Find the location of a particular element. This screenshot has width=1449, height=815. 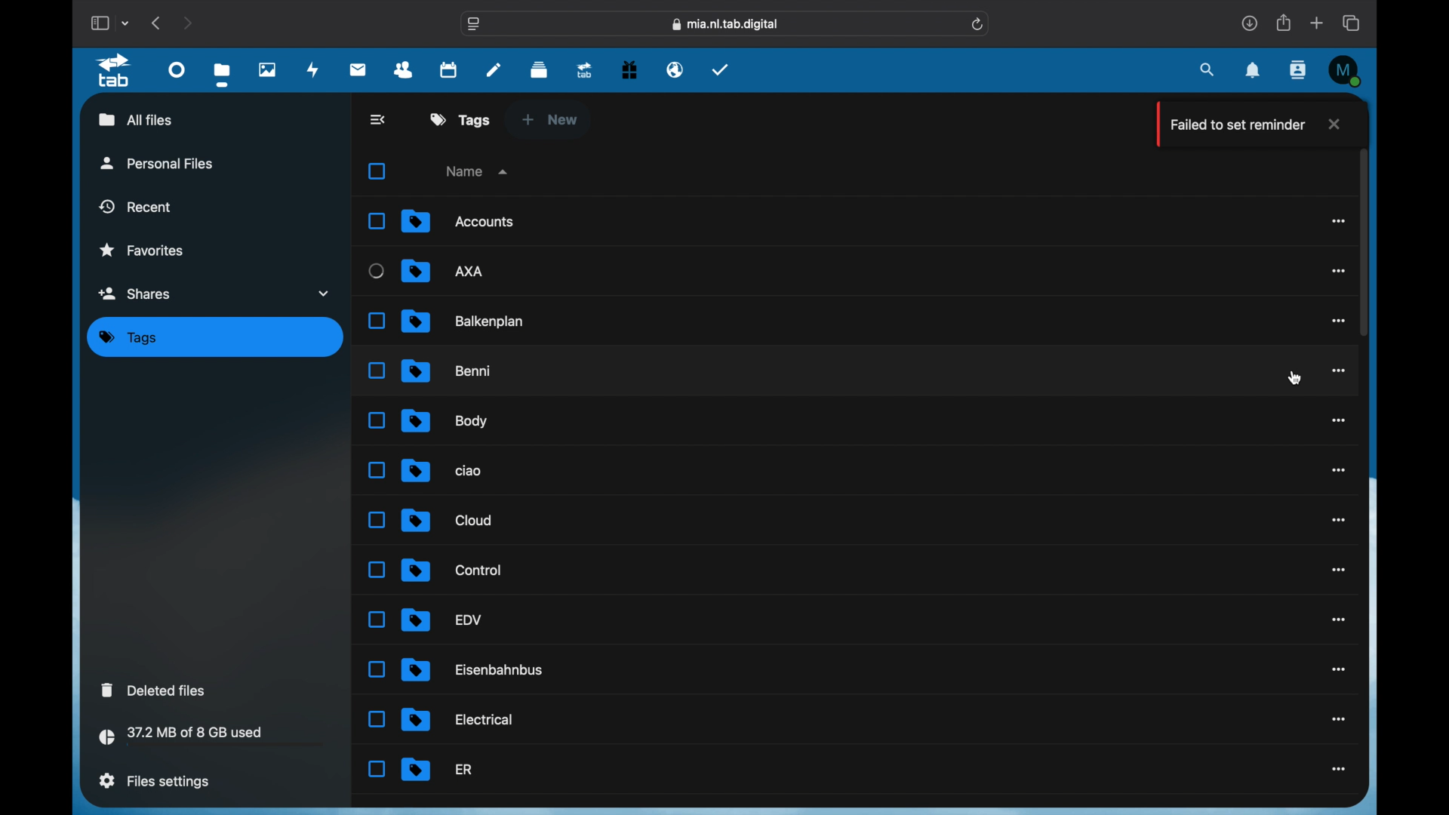

Unselected Checkbox is located at coordinates (376, 520).